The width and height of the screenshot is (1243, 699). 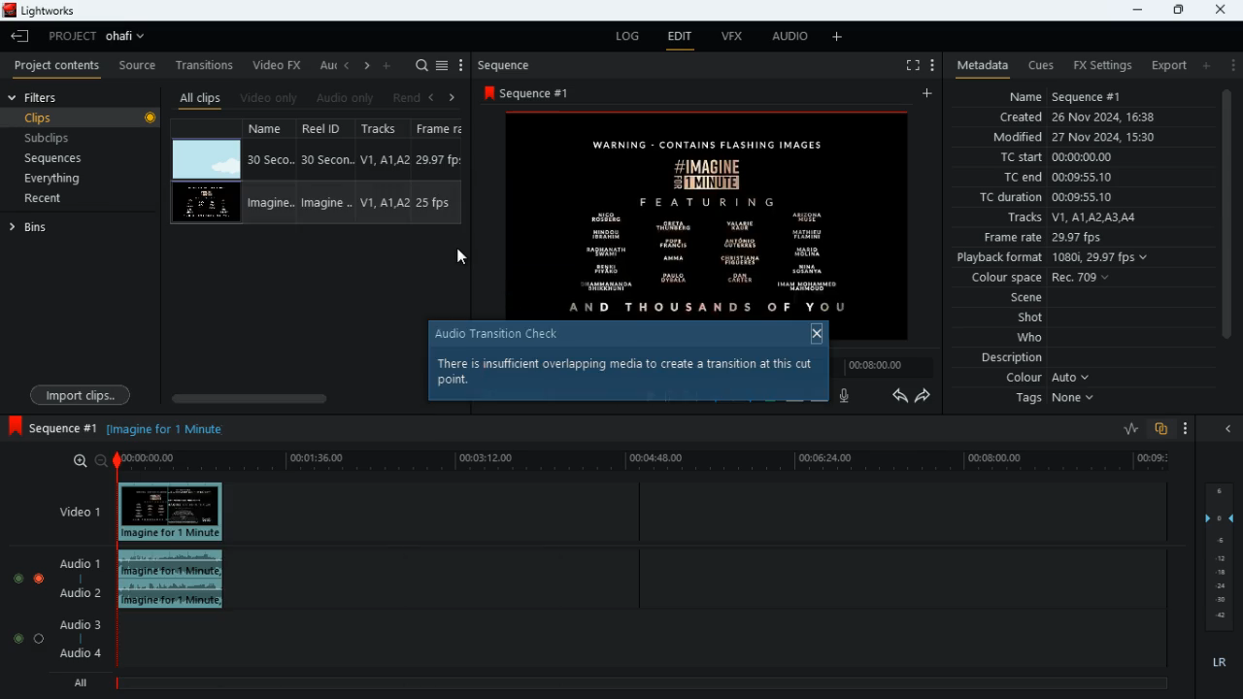 What do you see at coordinates (51, 427) in the screenshot?
I see `sequence` at bounding box center [51, 427].